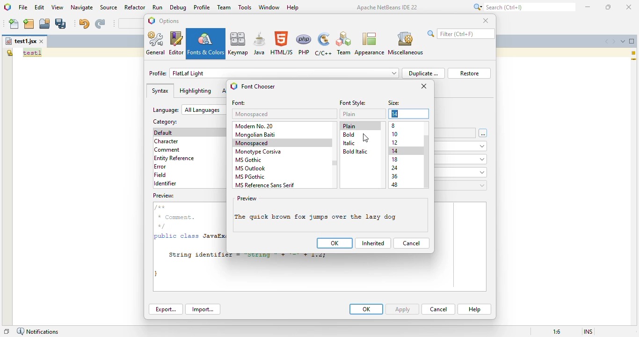 This screenshot has width=639, height=337. I want to click on .., so click(483, 133).